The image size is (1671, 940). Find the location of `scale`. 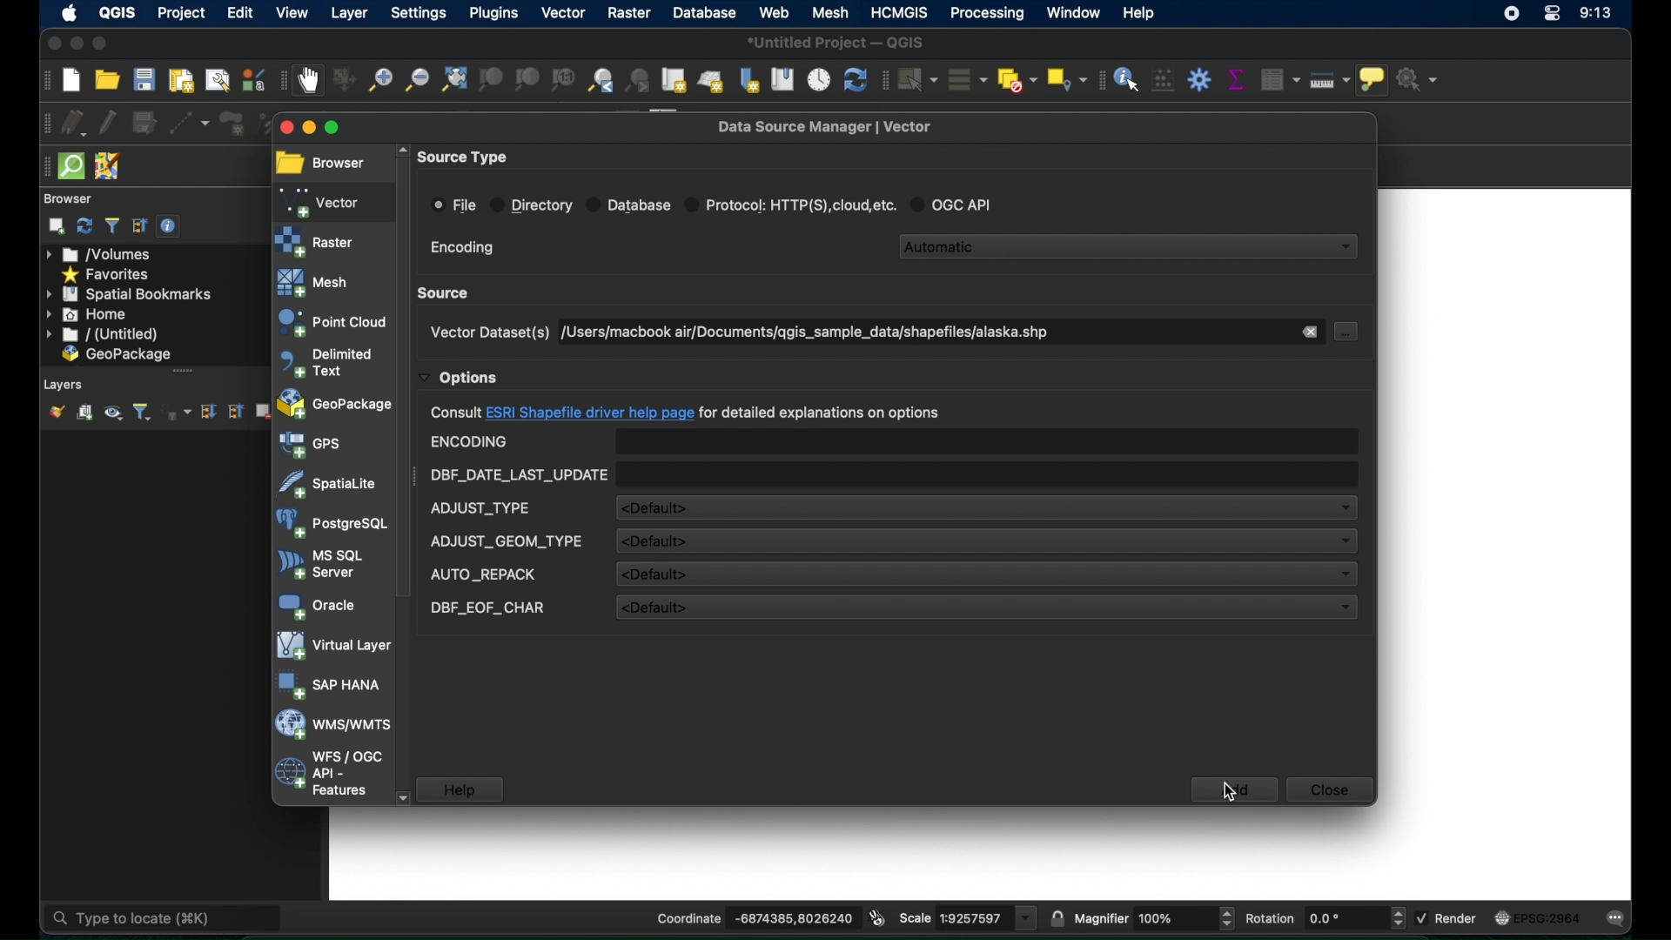

scale is located at coordinates (967, 917).